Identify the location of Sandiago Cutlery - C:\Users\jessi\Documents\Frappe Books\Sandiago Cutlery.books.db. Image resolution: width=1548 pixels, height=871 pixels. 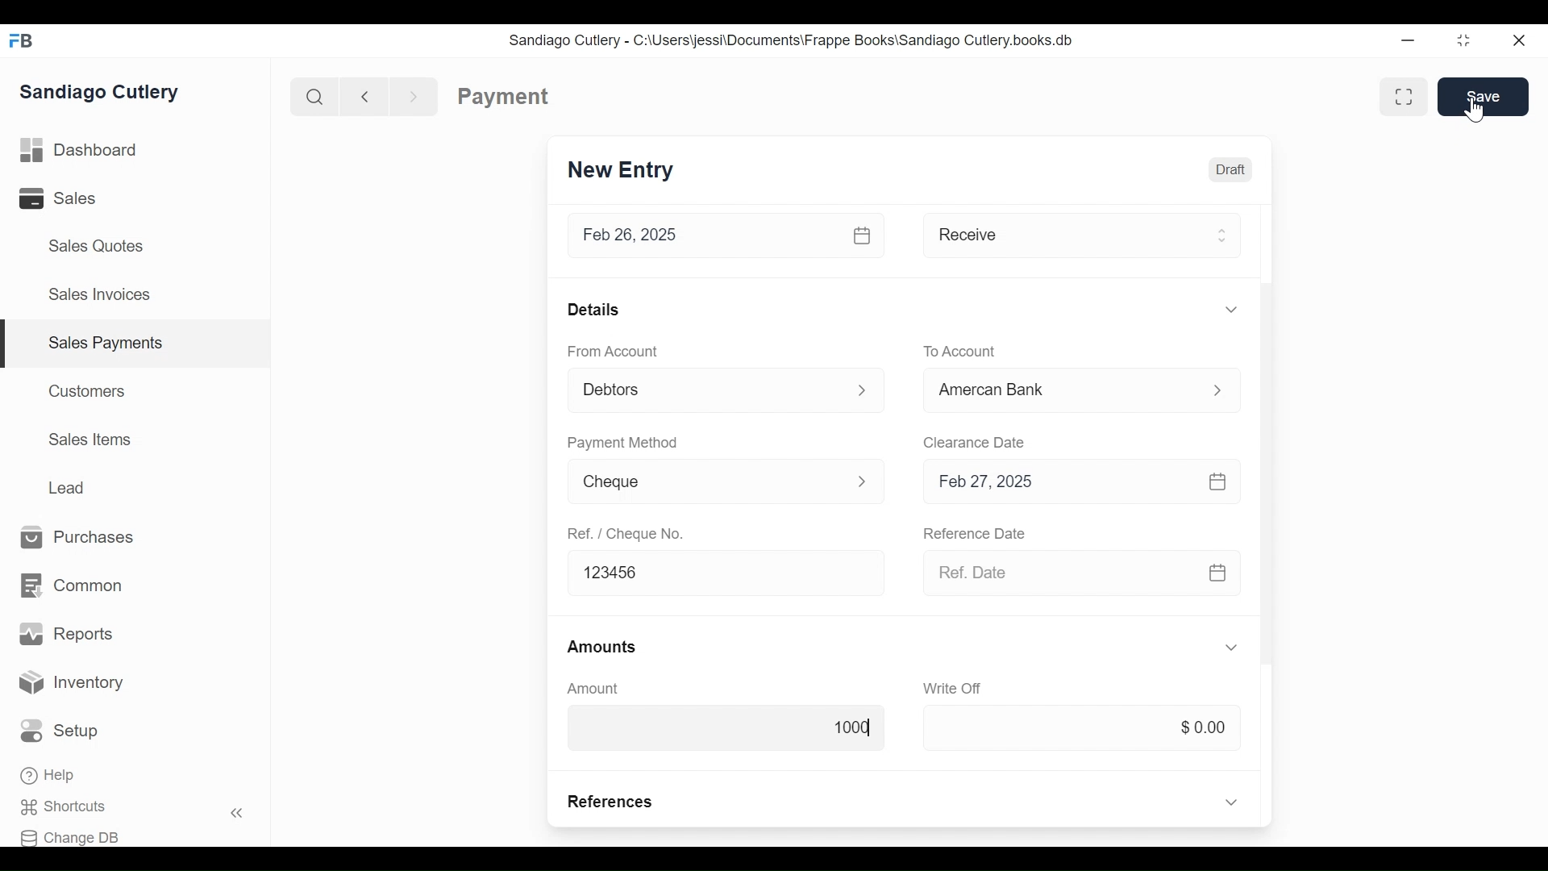
(791, 40).